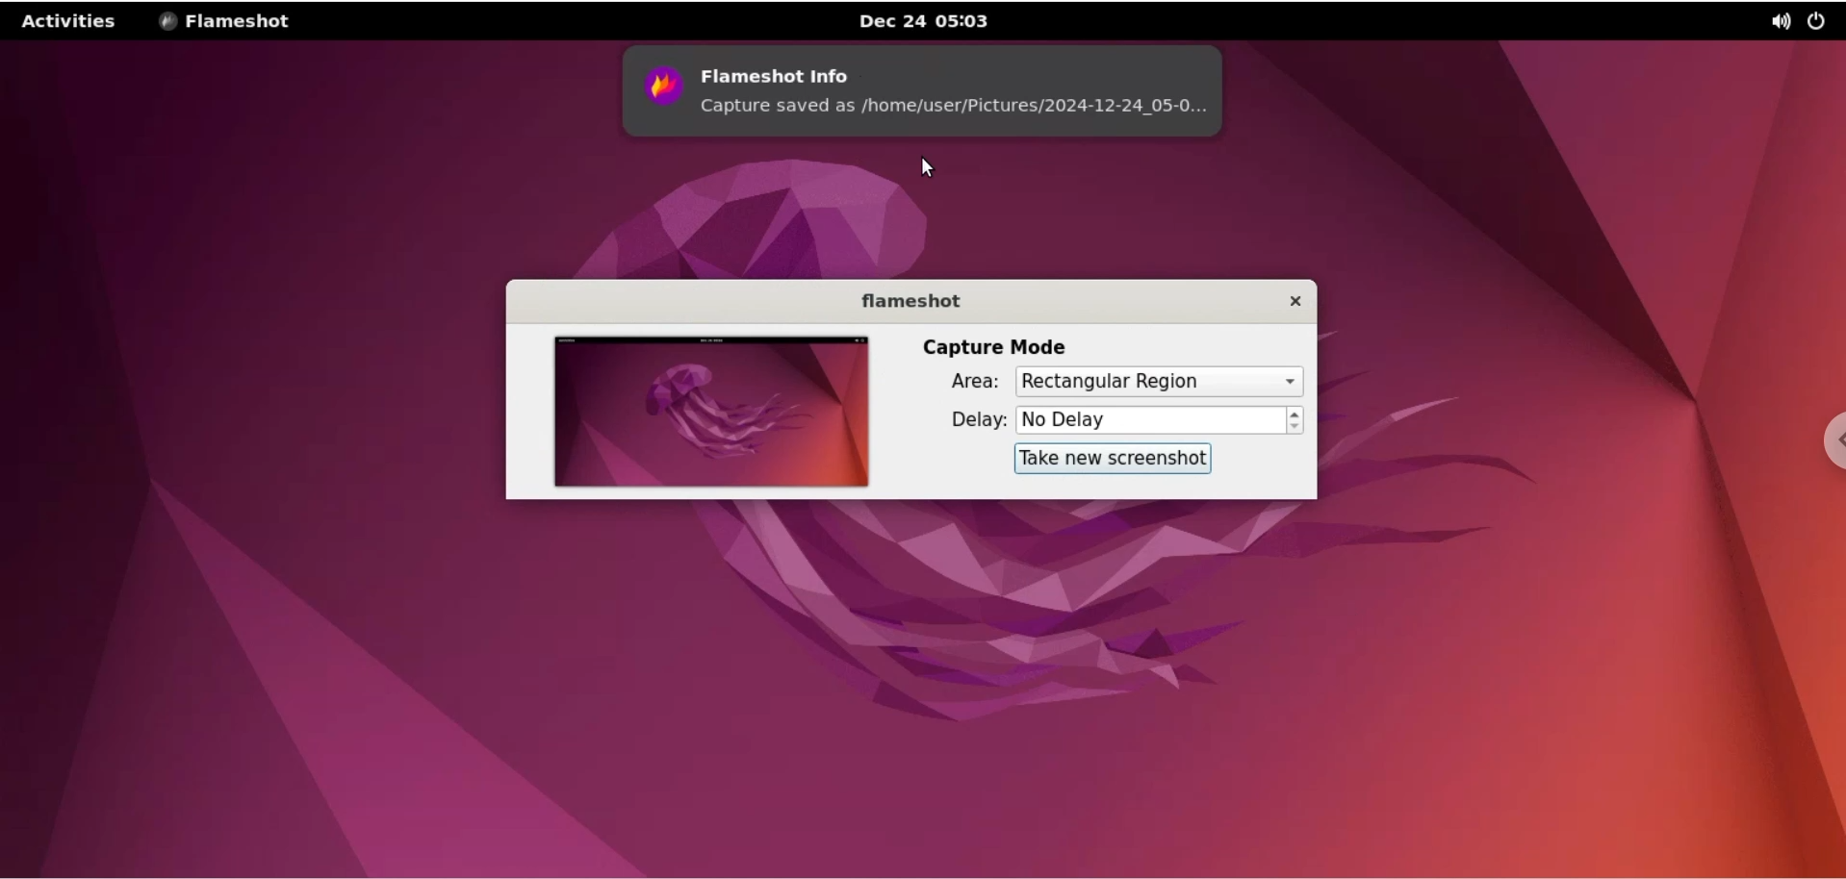 The width and height of the screenshot is (1846, 879). What do you see at coordinates (965, 66) in the screenshot?
I see `flameshot info` at bounding box center [965, 66].